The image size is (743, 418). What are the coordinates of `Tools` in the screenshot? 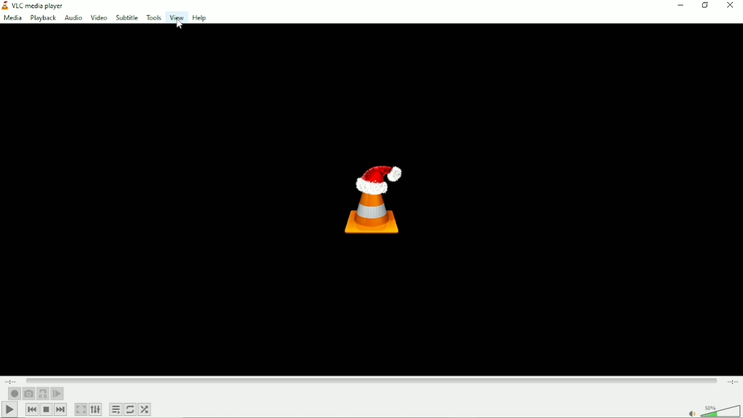 It's located at (154, 17).